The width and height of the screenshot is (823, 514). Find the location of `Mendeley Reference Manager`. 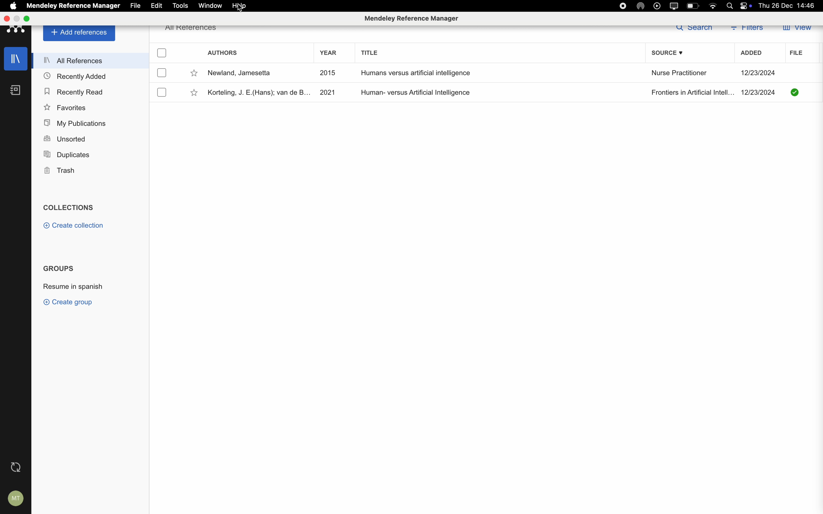

Mendeley Reference Manager is located at coordinates (416, 18).